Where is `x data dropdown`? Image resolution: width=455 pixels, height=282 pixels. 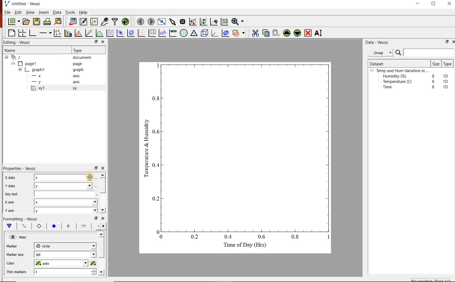
x data dropdown is located at coordinates (82, 178).